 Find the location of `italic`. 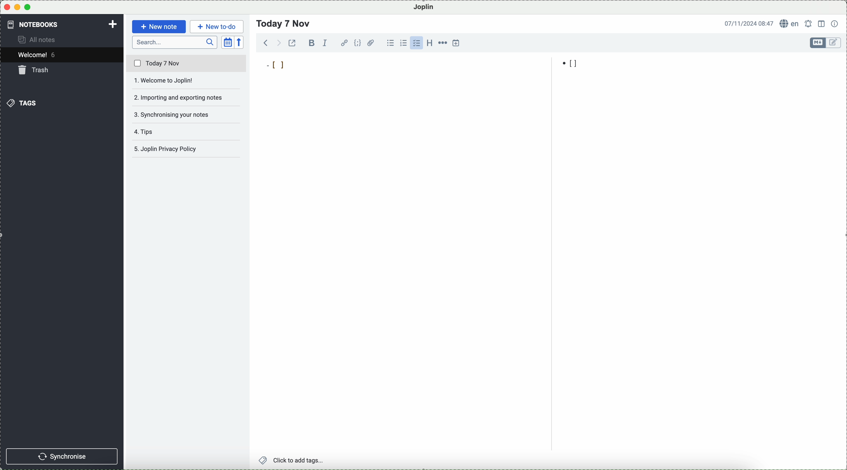

italic is located at coordinates (325, 43).